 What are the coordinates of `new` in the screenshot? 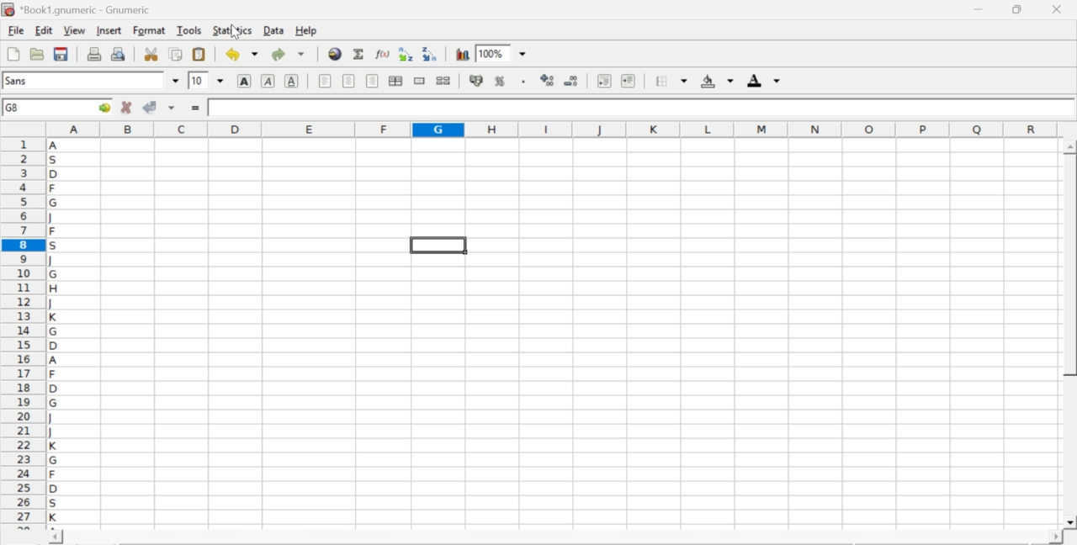 It's located at (13, 54).